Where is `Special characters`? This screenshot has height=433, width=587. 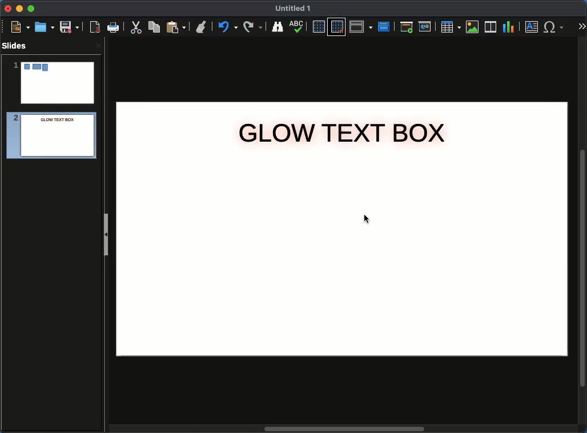 Special characters is located at coordinates (556, 27).